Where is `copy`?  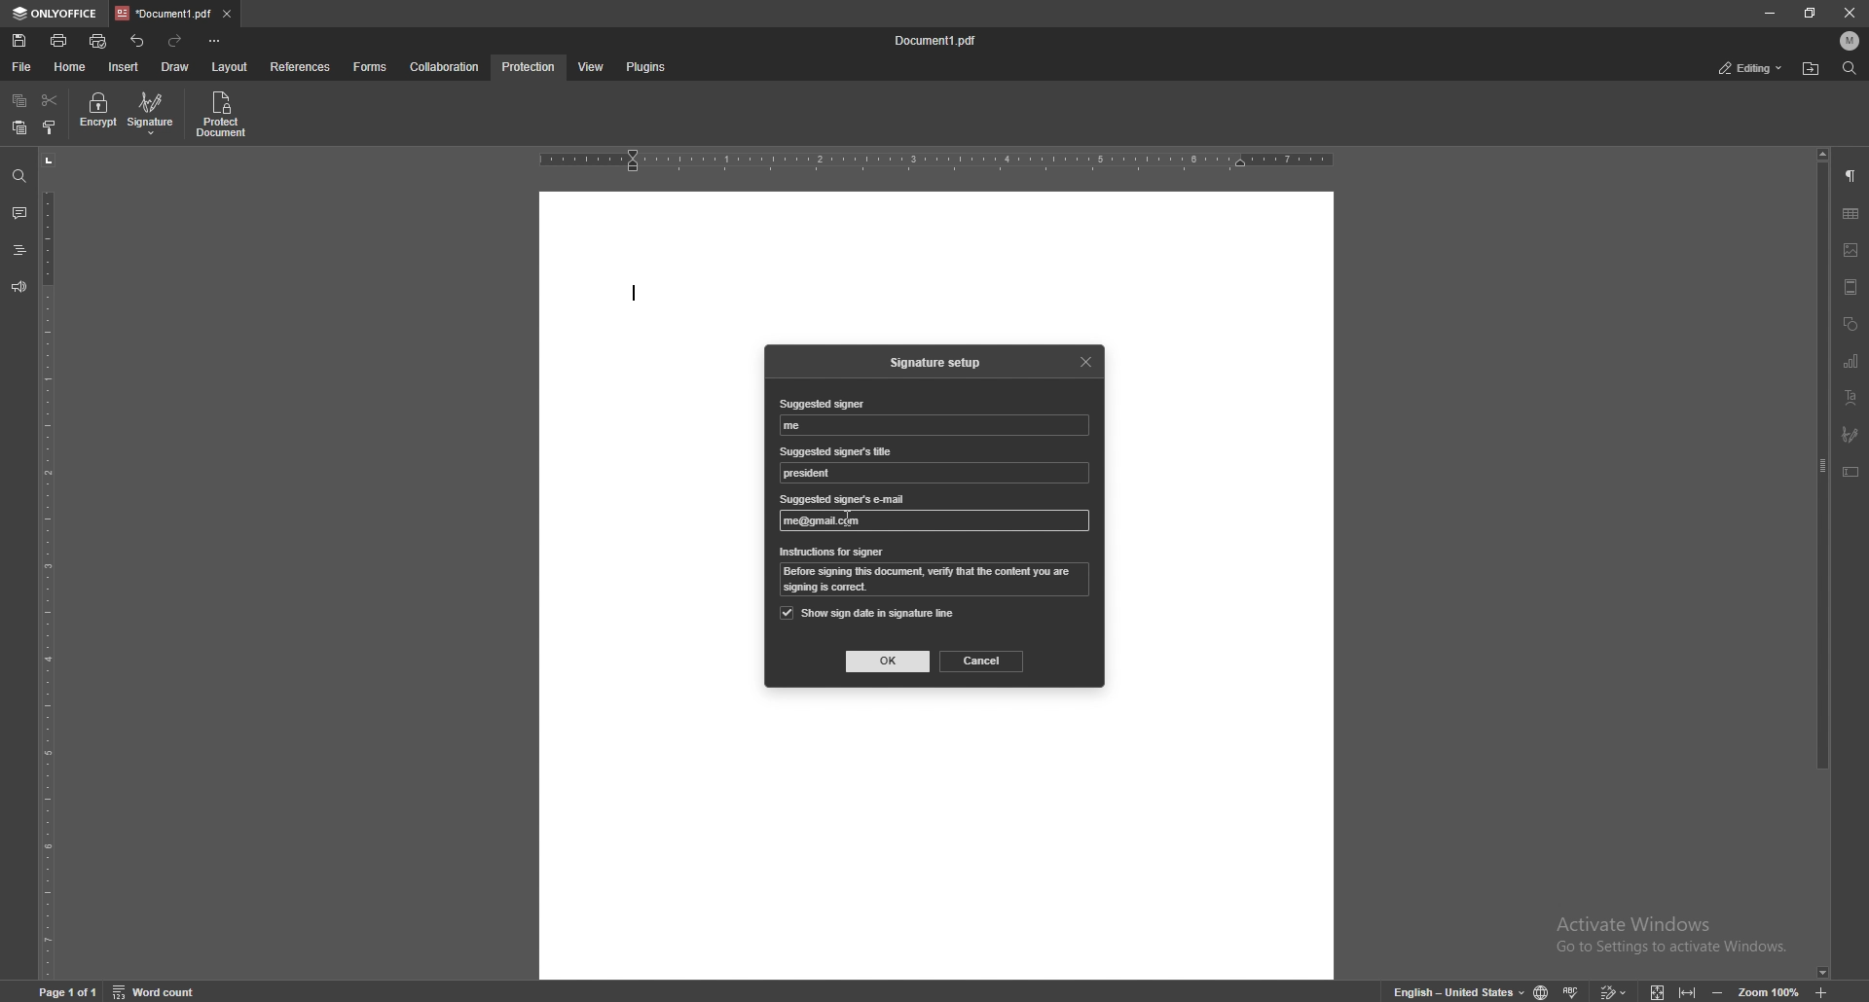 copy is located at coordinates (19, 101).